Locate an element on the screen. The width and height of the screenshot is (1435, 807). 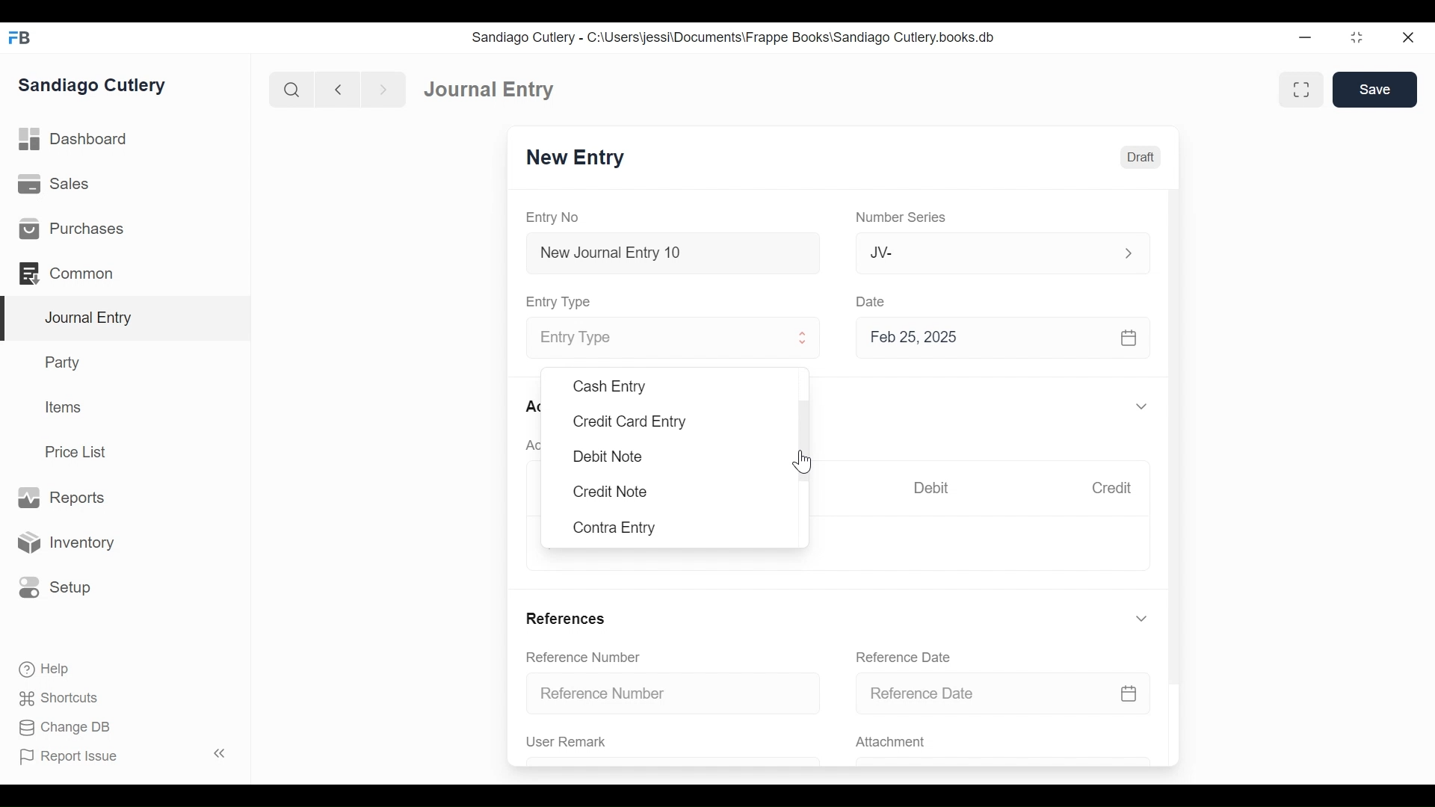
Frappe Books Desktop icon is located at coordinates (19, 37).